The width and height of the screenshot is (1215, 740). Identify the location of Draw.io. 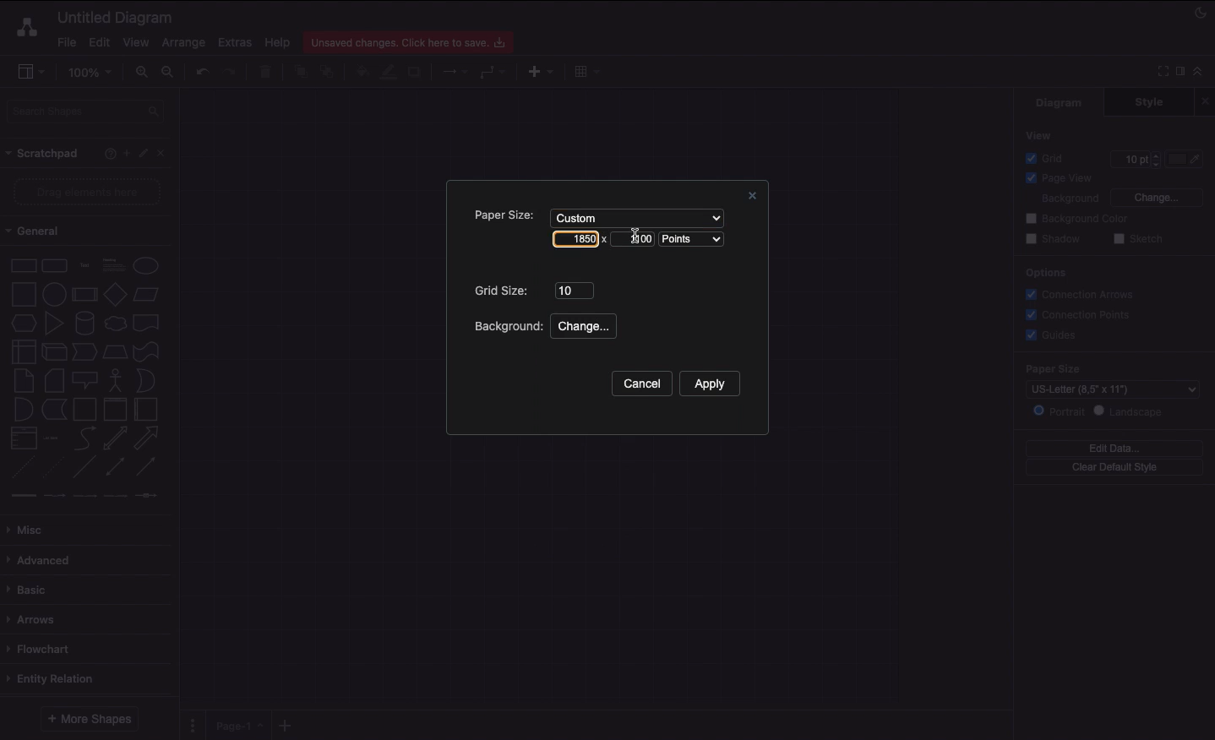
(24, 27).